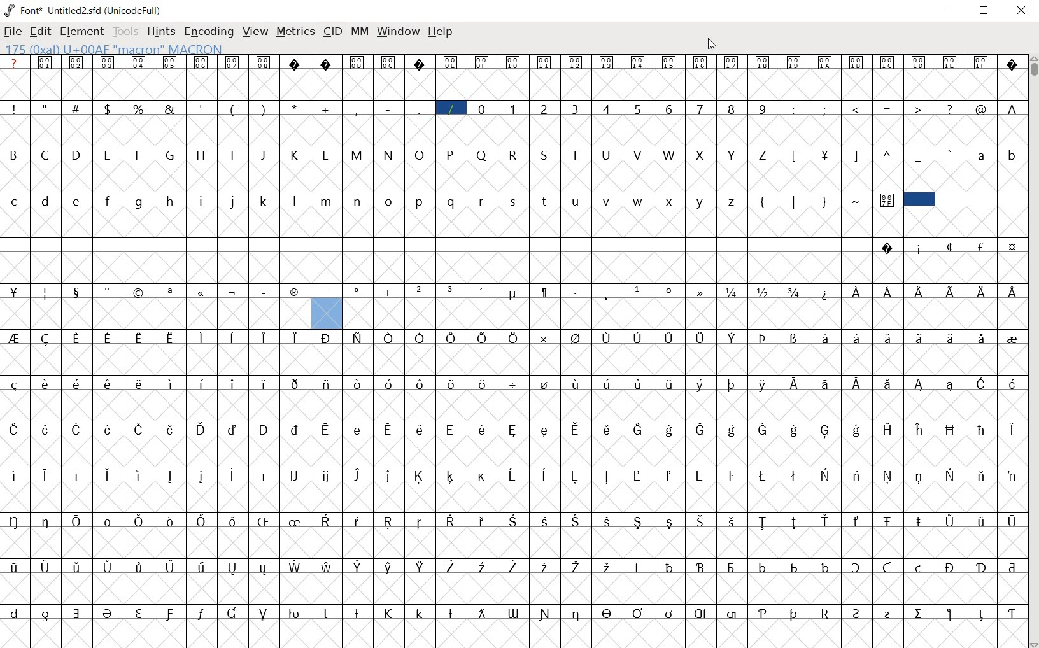 Image resolution: width=1039 pixels, height=648 pixels. Describe the element at coordinates (703, 565) in the screenshot. I see `Symbol` at that location.